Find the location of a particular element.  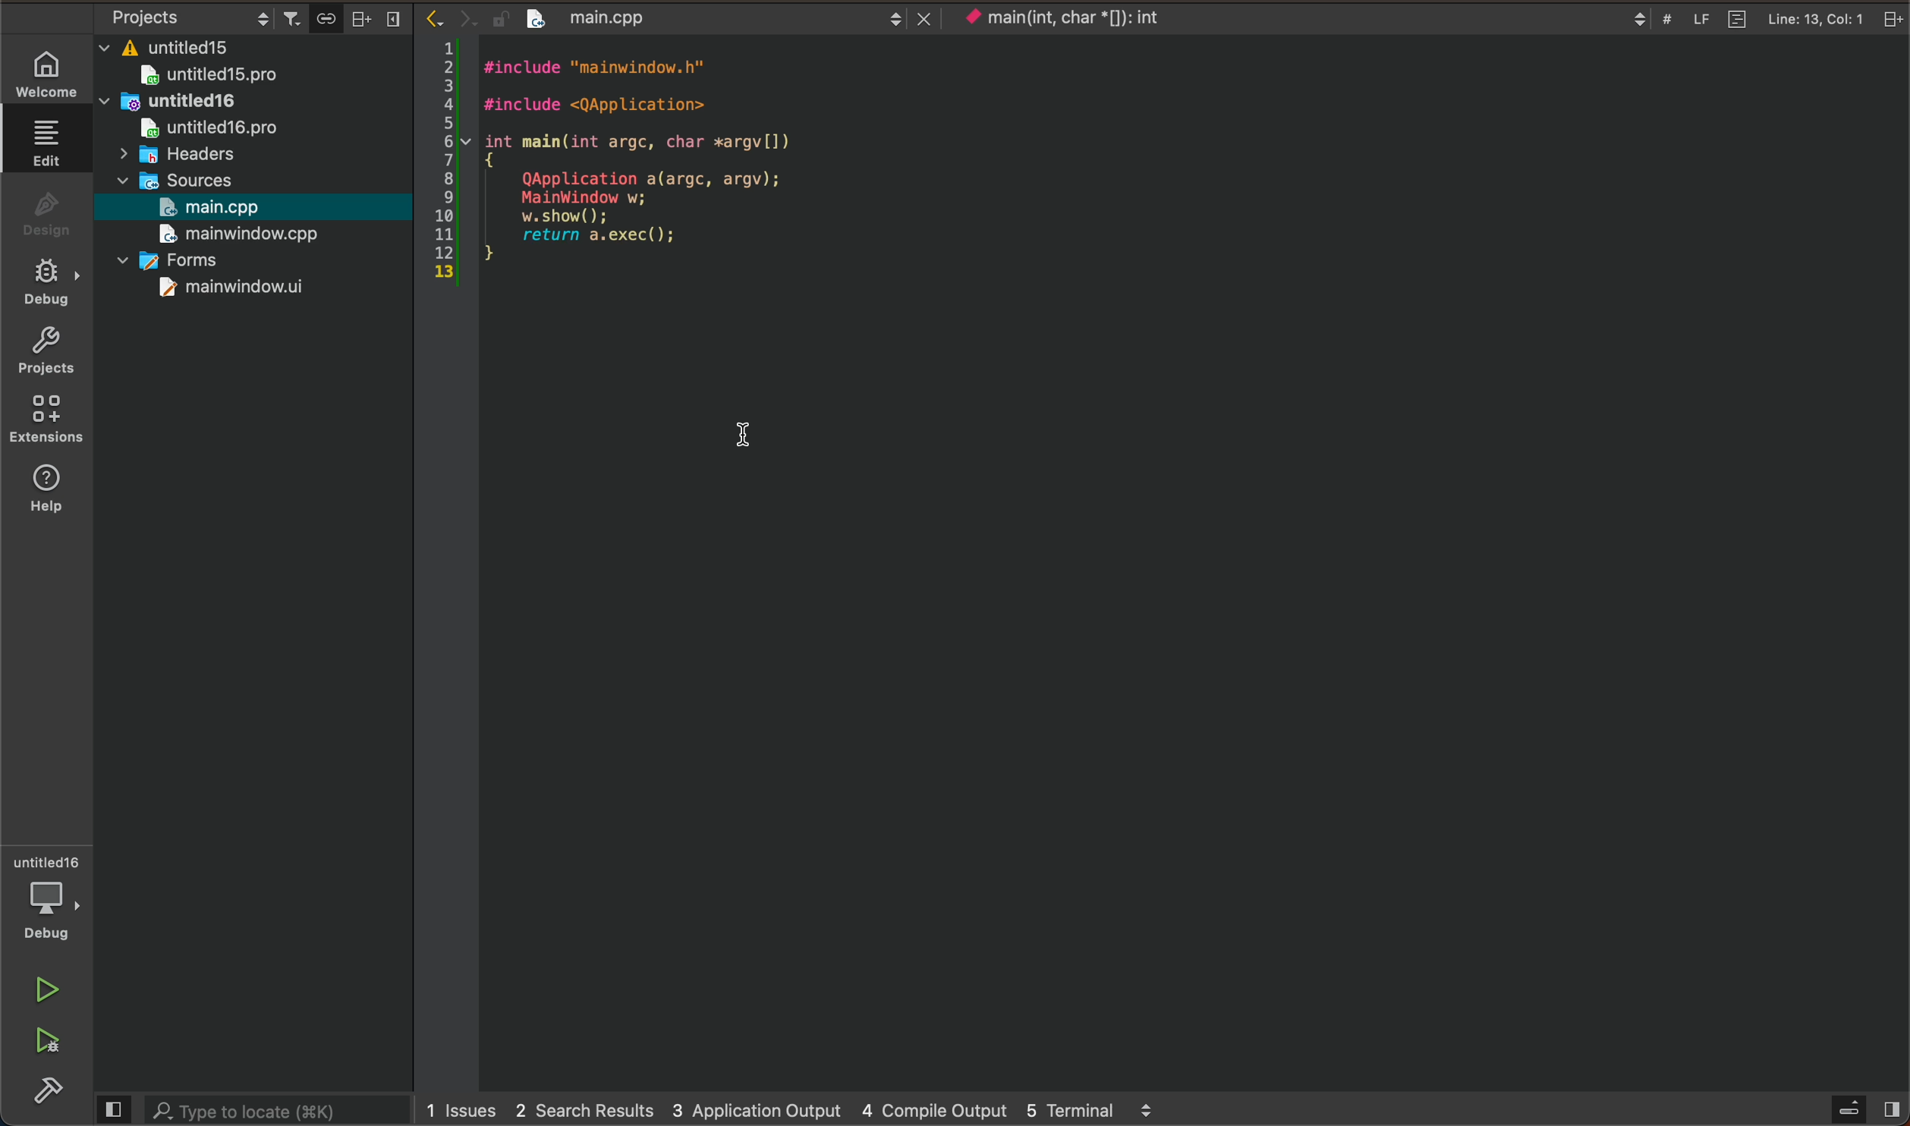

file content is located at coordinates (720, 185).